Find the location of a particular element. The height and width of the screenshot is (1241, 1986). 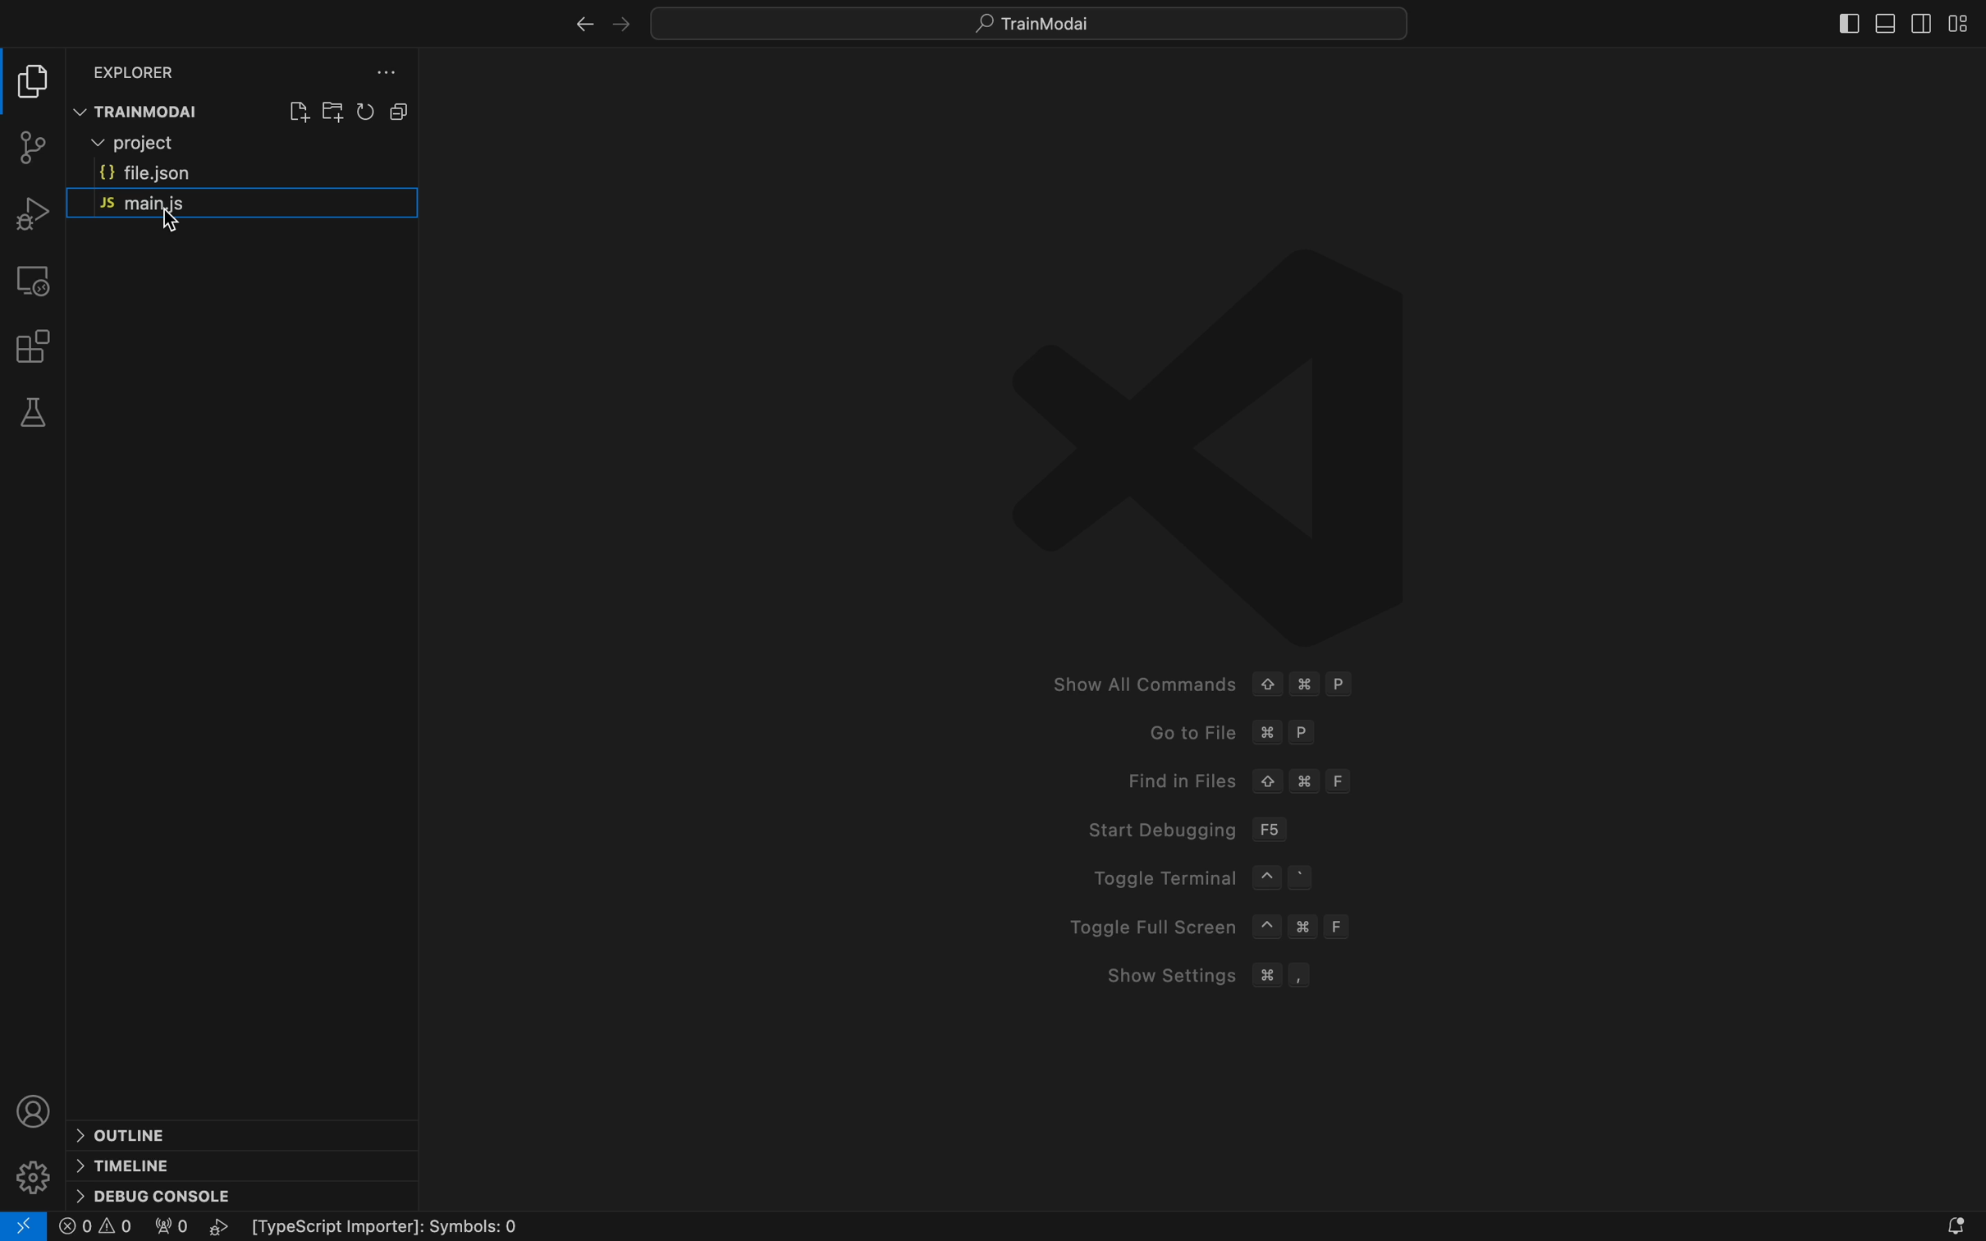

searchbar is located at coordinates (1036, 23).